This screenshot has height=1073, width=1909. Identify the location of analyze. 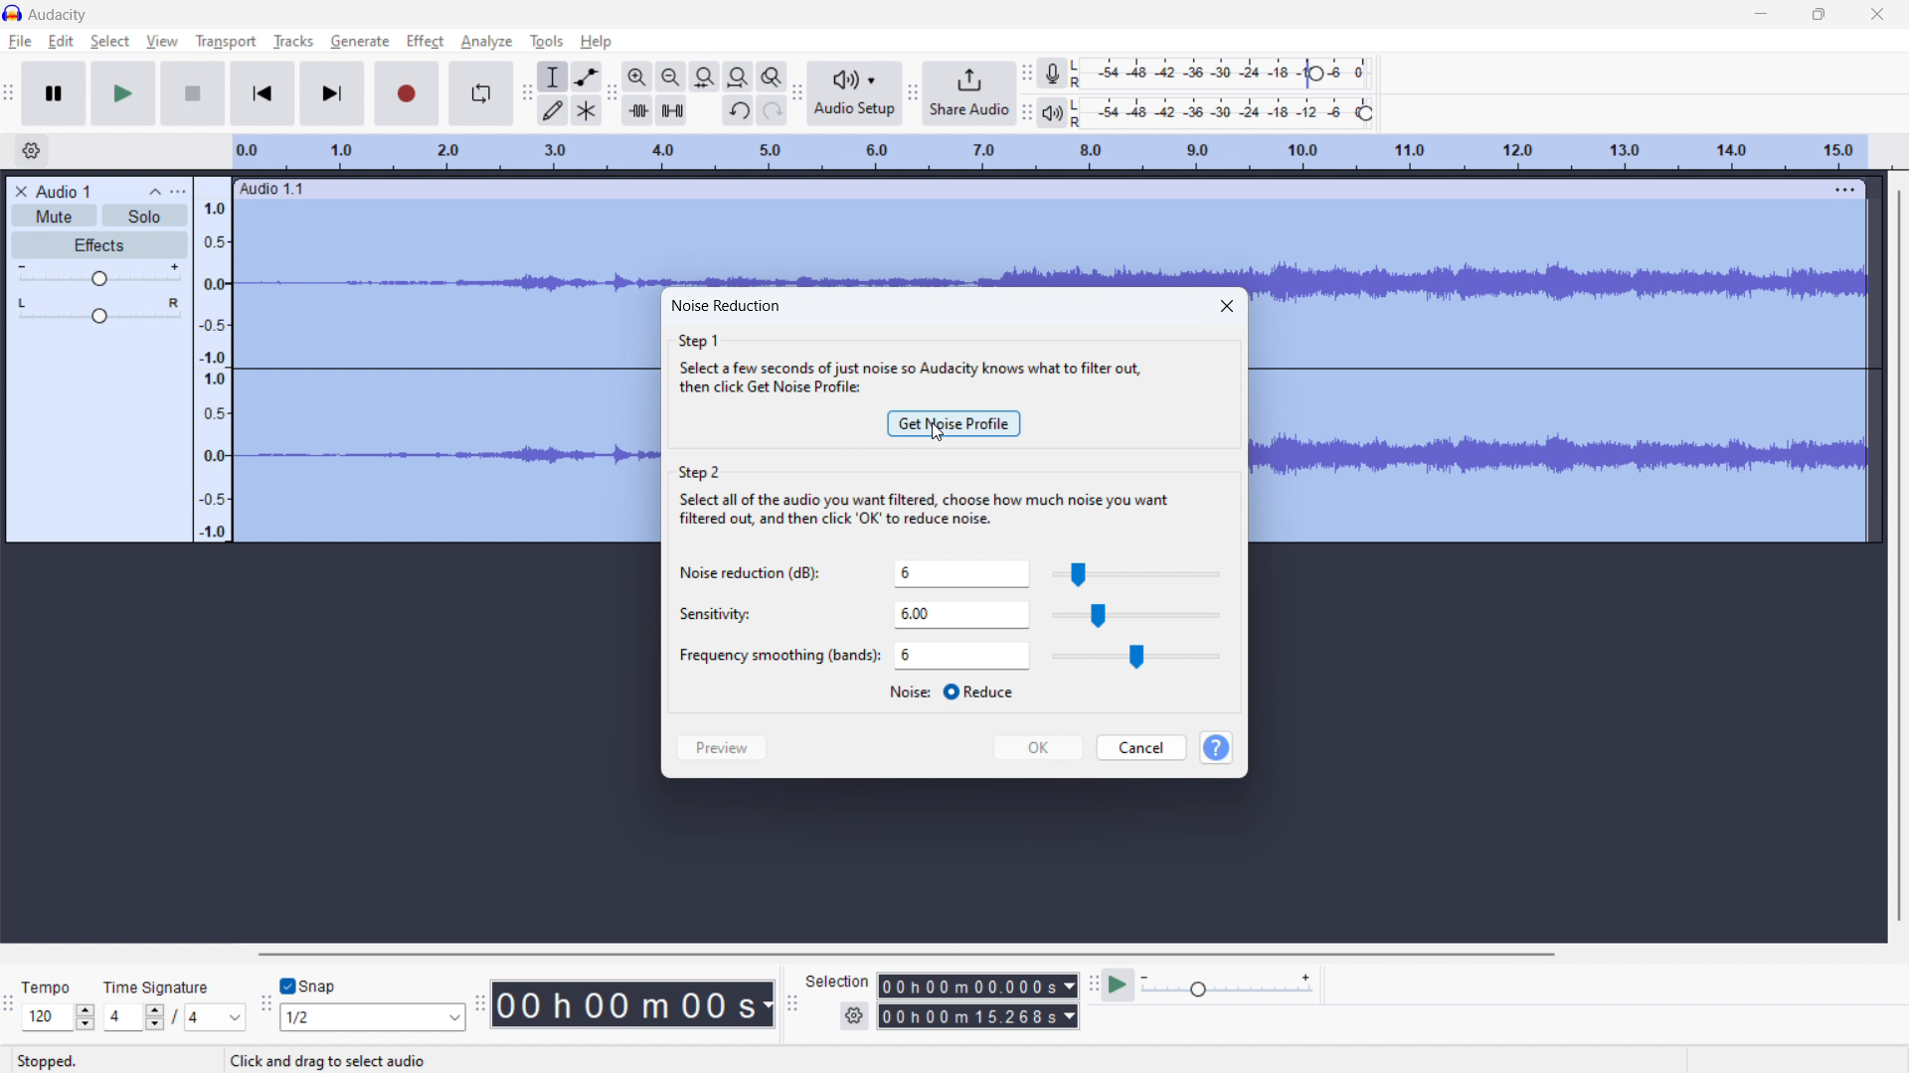
(487, 42).